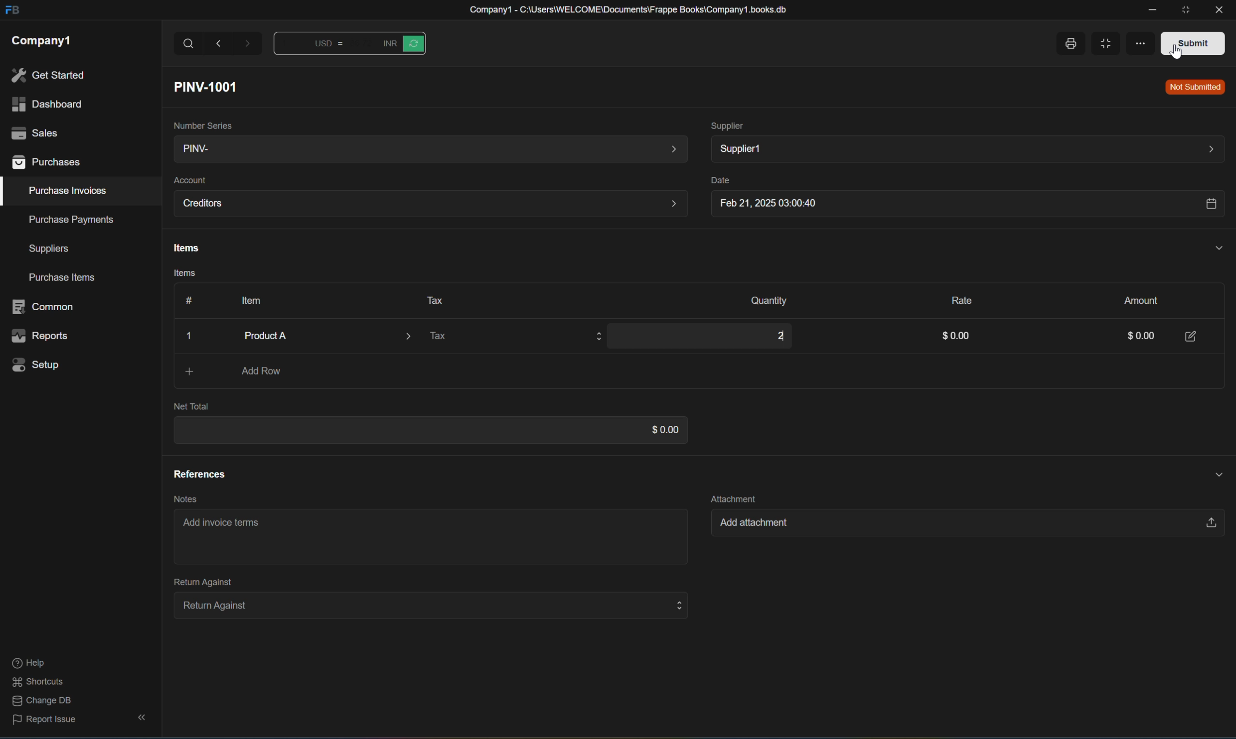  Describe the element at coordinates (1133, 337) in the screenshot. I see `0.00` at that location.